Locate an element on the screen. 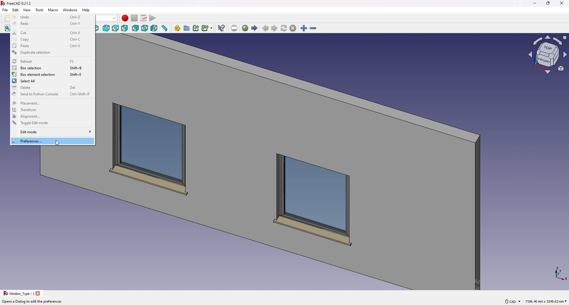 This screenshot has width=569, height=305. 7196.40 mm x 3249.63 mm is located at coordinates (546, 301).